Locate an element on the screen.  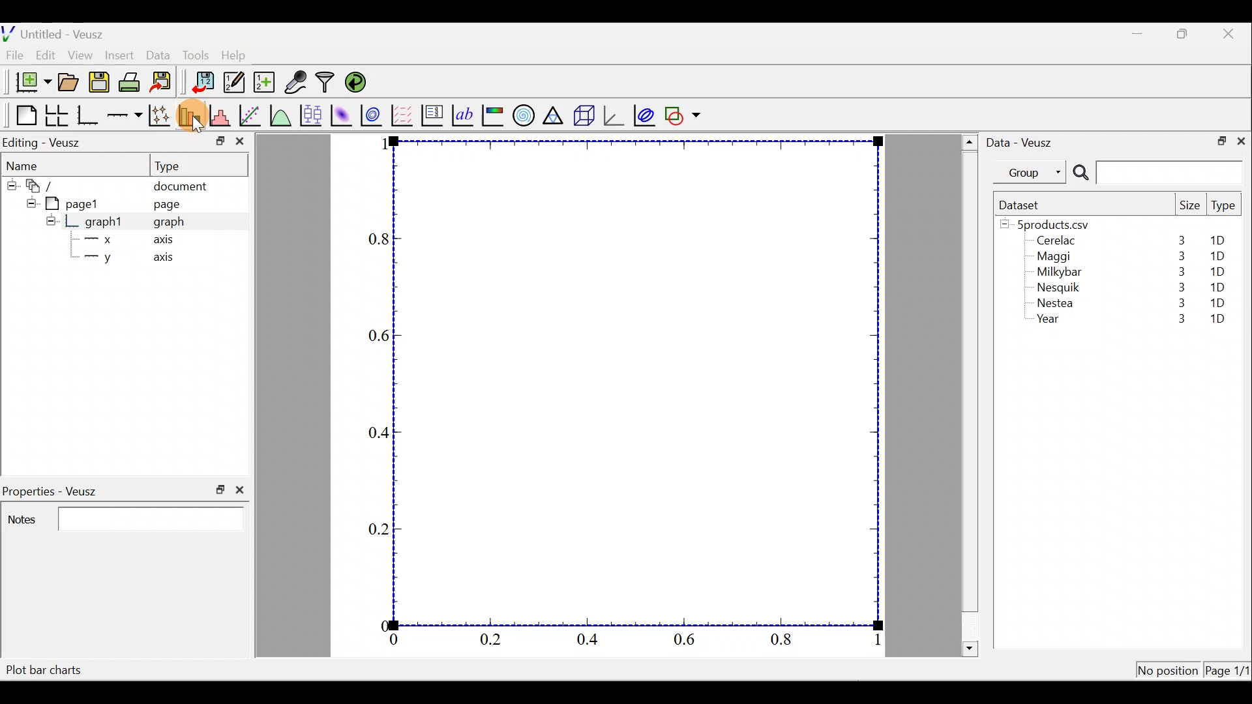
restore down is located at coordinates (1184, 34).